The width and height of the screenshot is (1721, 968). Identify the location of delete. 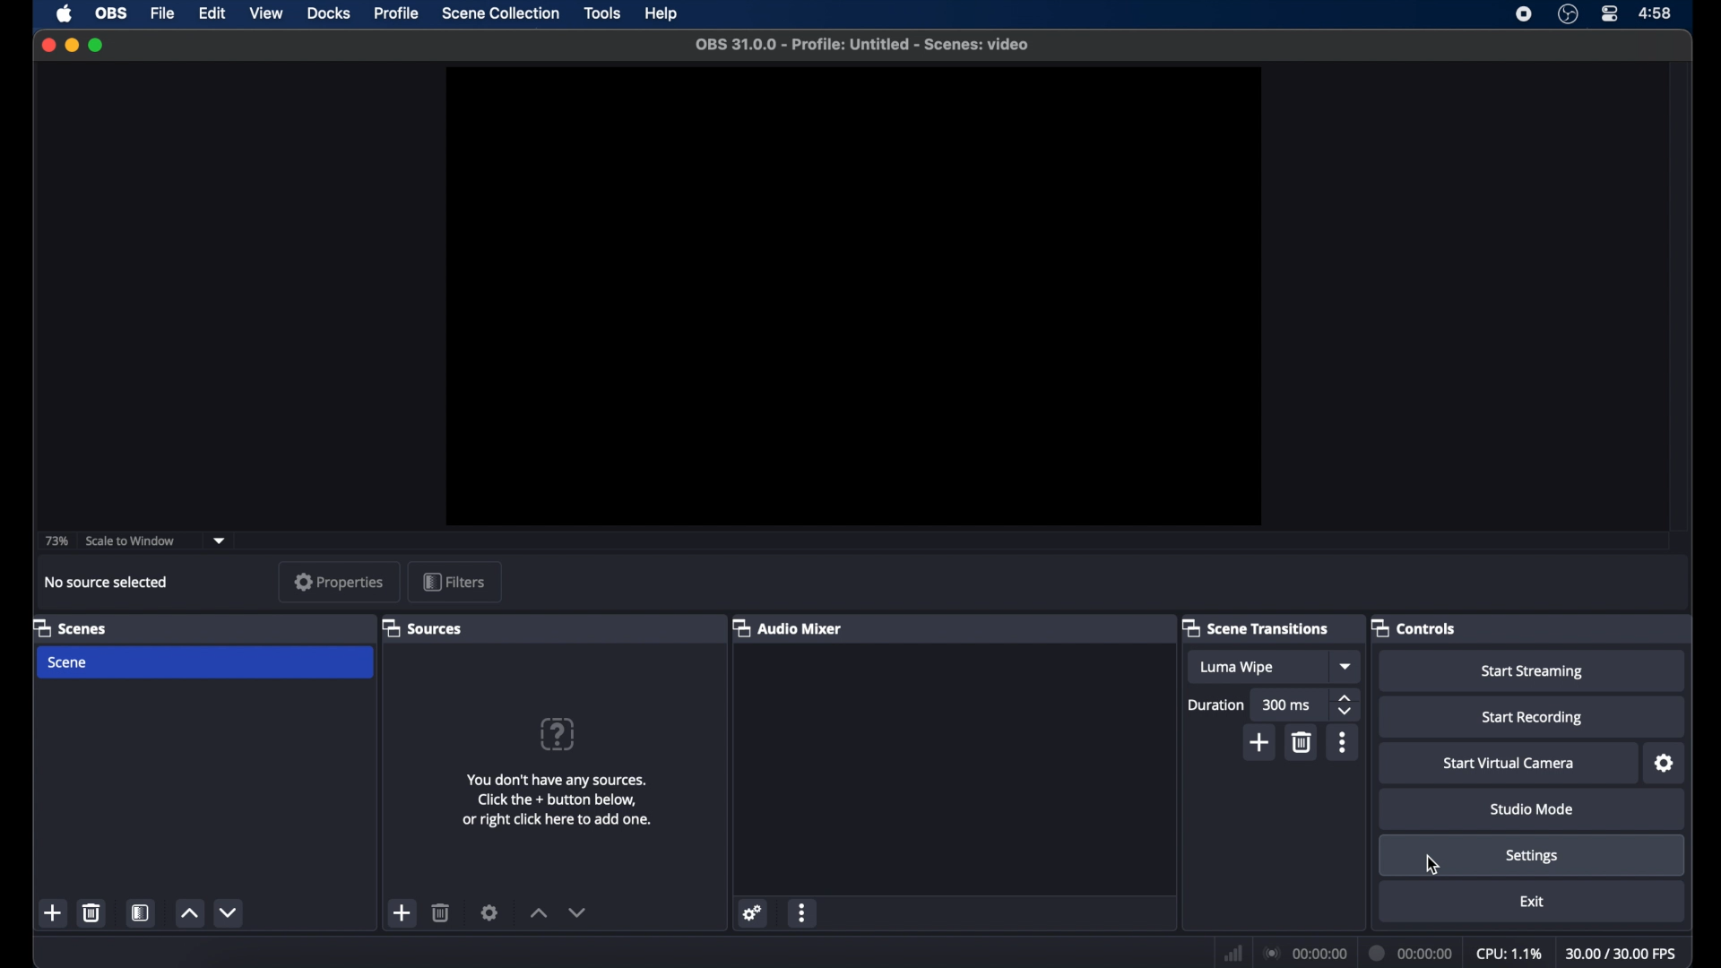
(1302, 742).